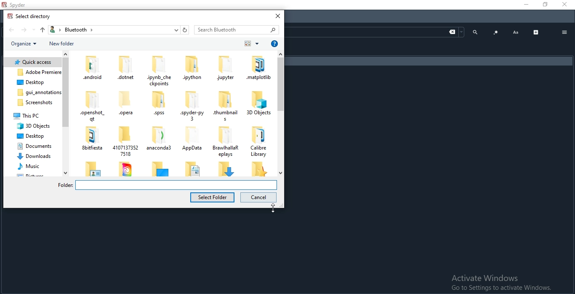  What do you see at coordinates (33, 126) in the screenshot?
I see `3d objects` at bounding box center [33, 126].